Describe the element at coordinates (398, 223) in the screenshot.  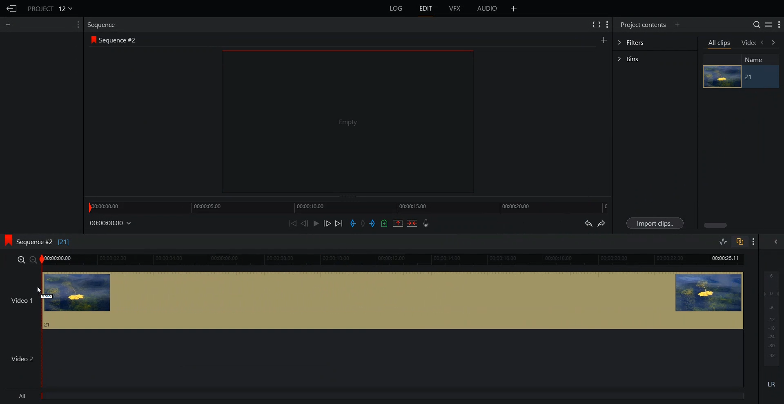
I see `Remove the marked section` at that location.